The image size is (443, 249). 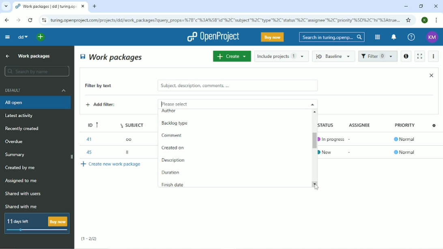 What do you see at coordinates (36, 223) in the screenshot?
I see `11 days left buy now` at bounding box center [36, 223].